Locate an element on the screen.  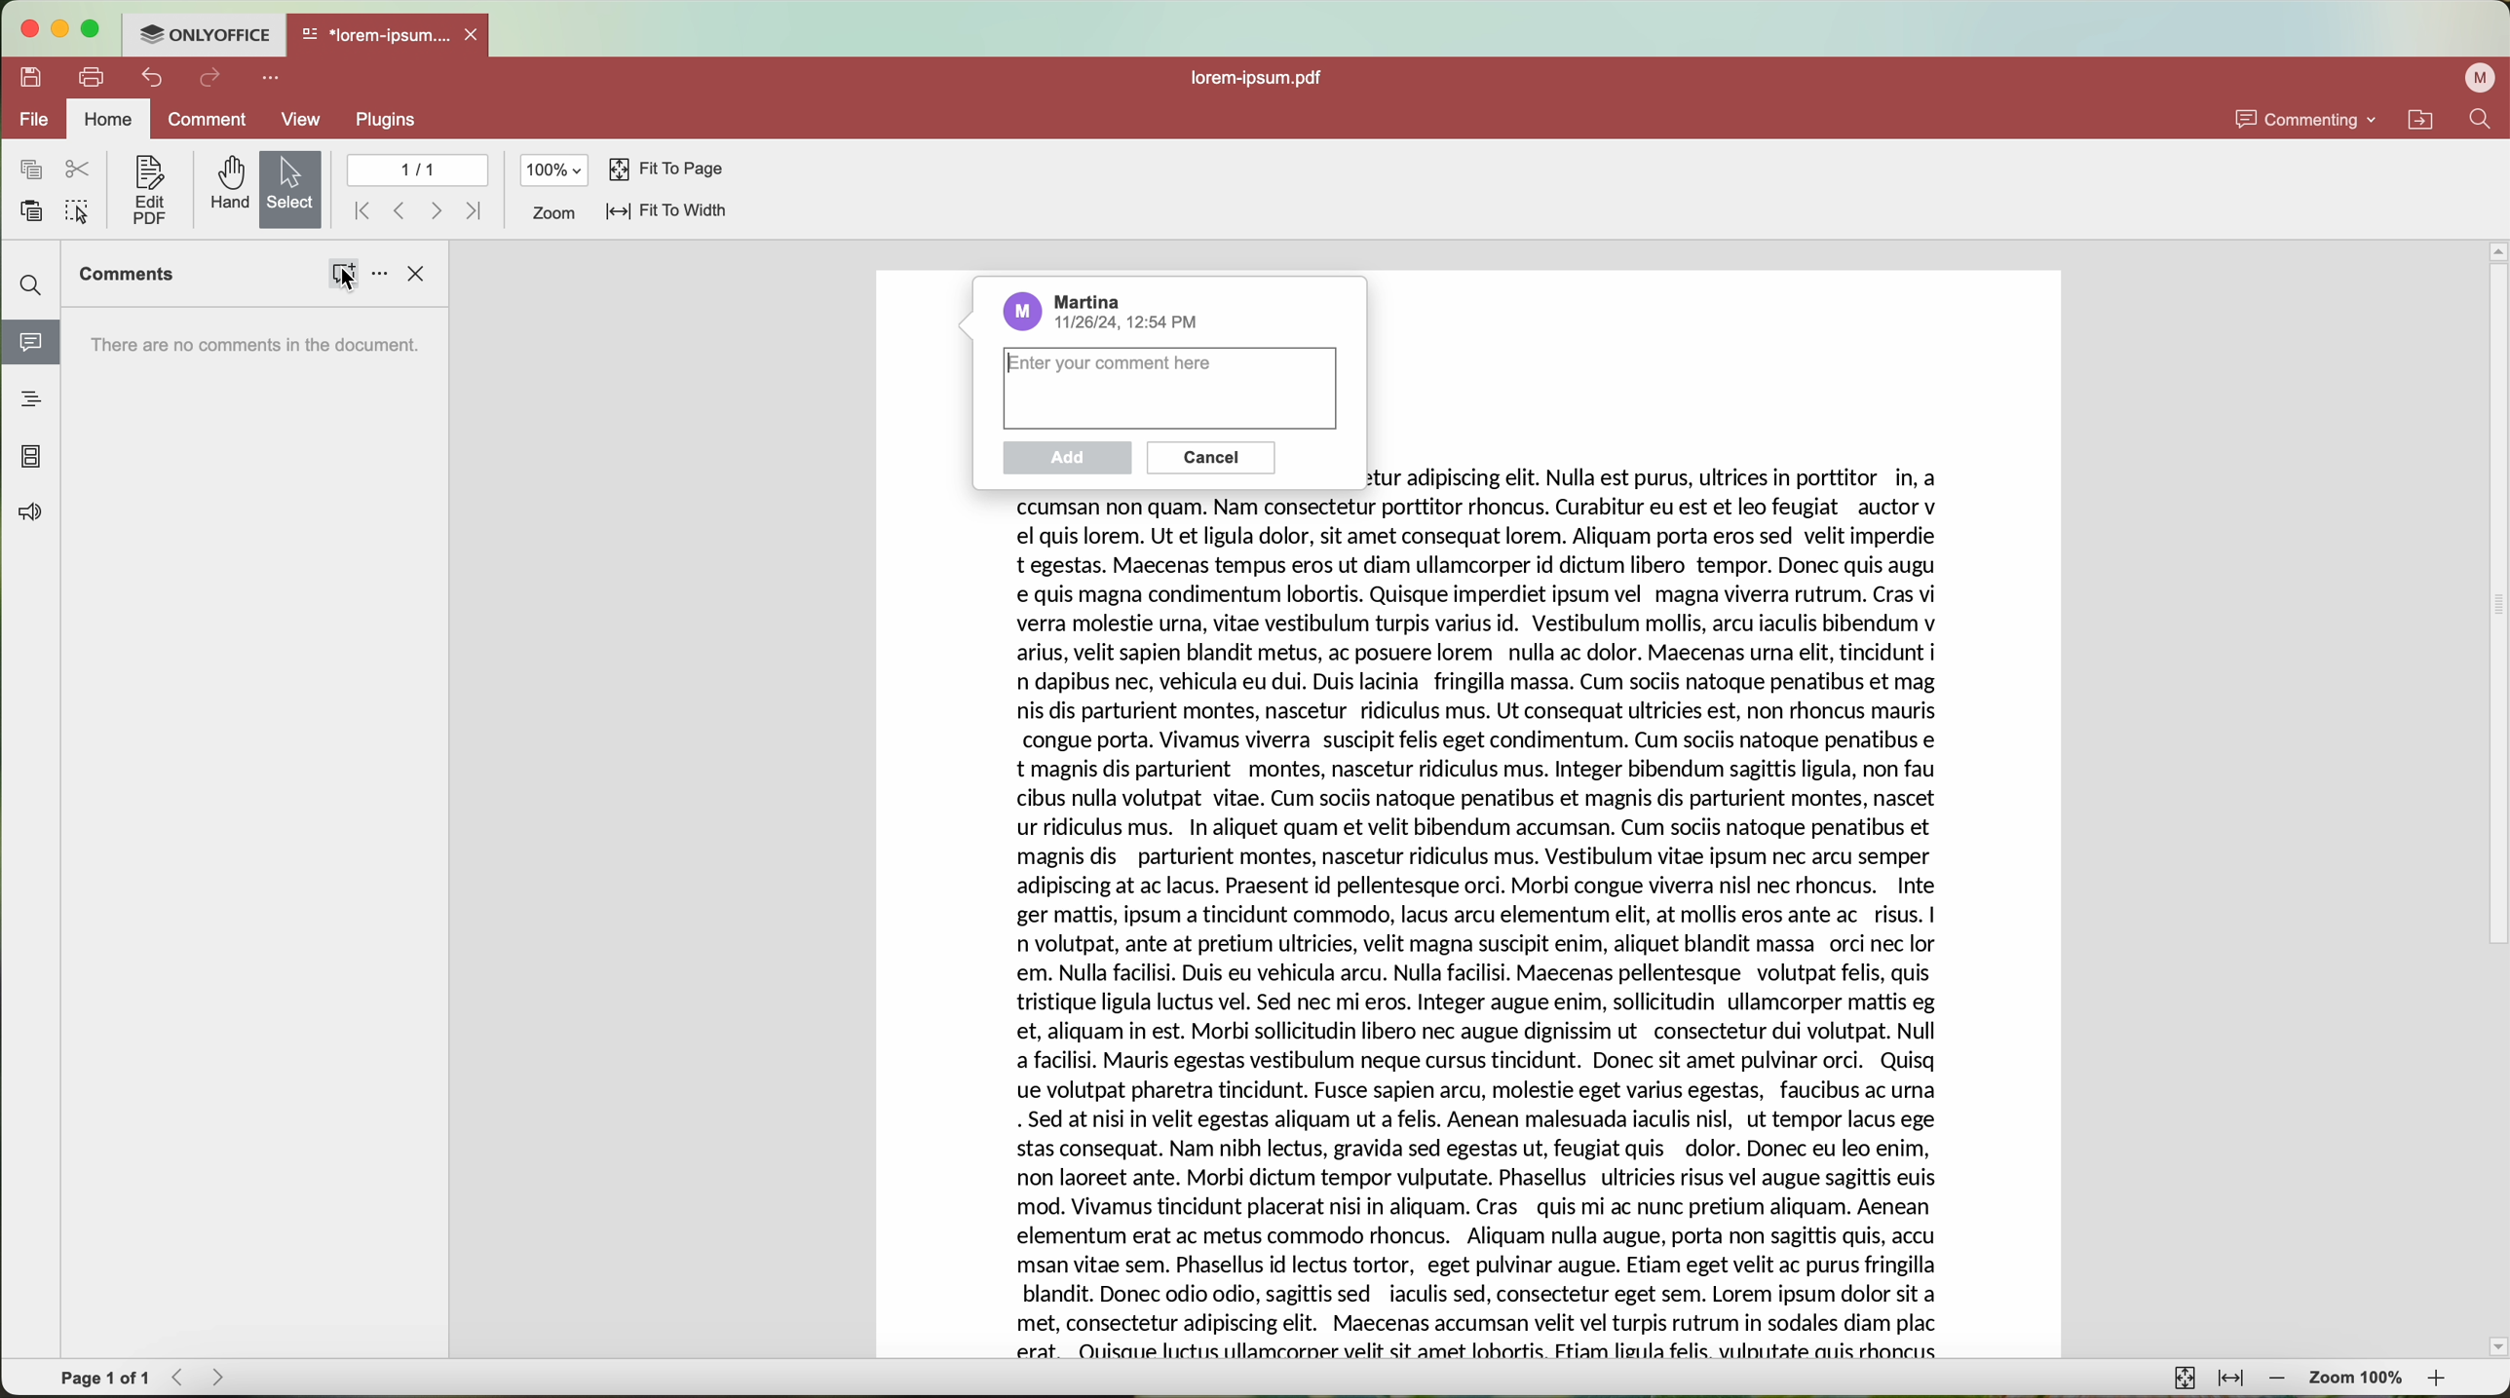
page thumbnails is located at coordinates (30, 458).